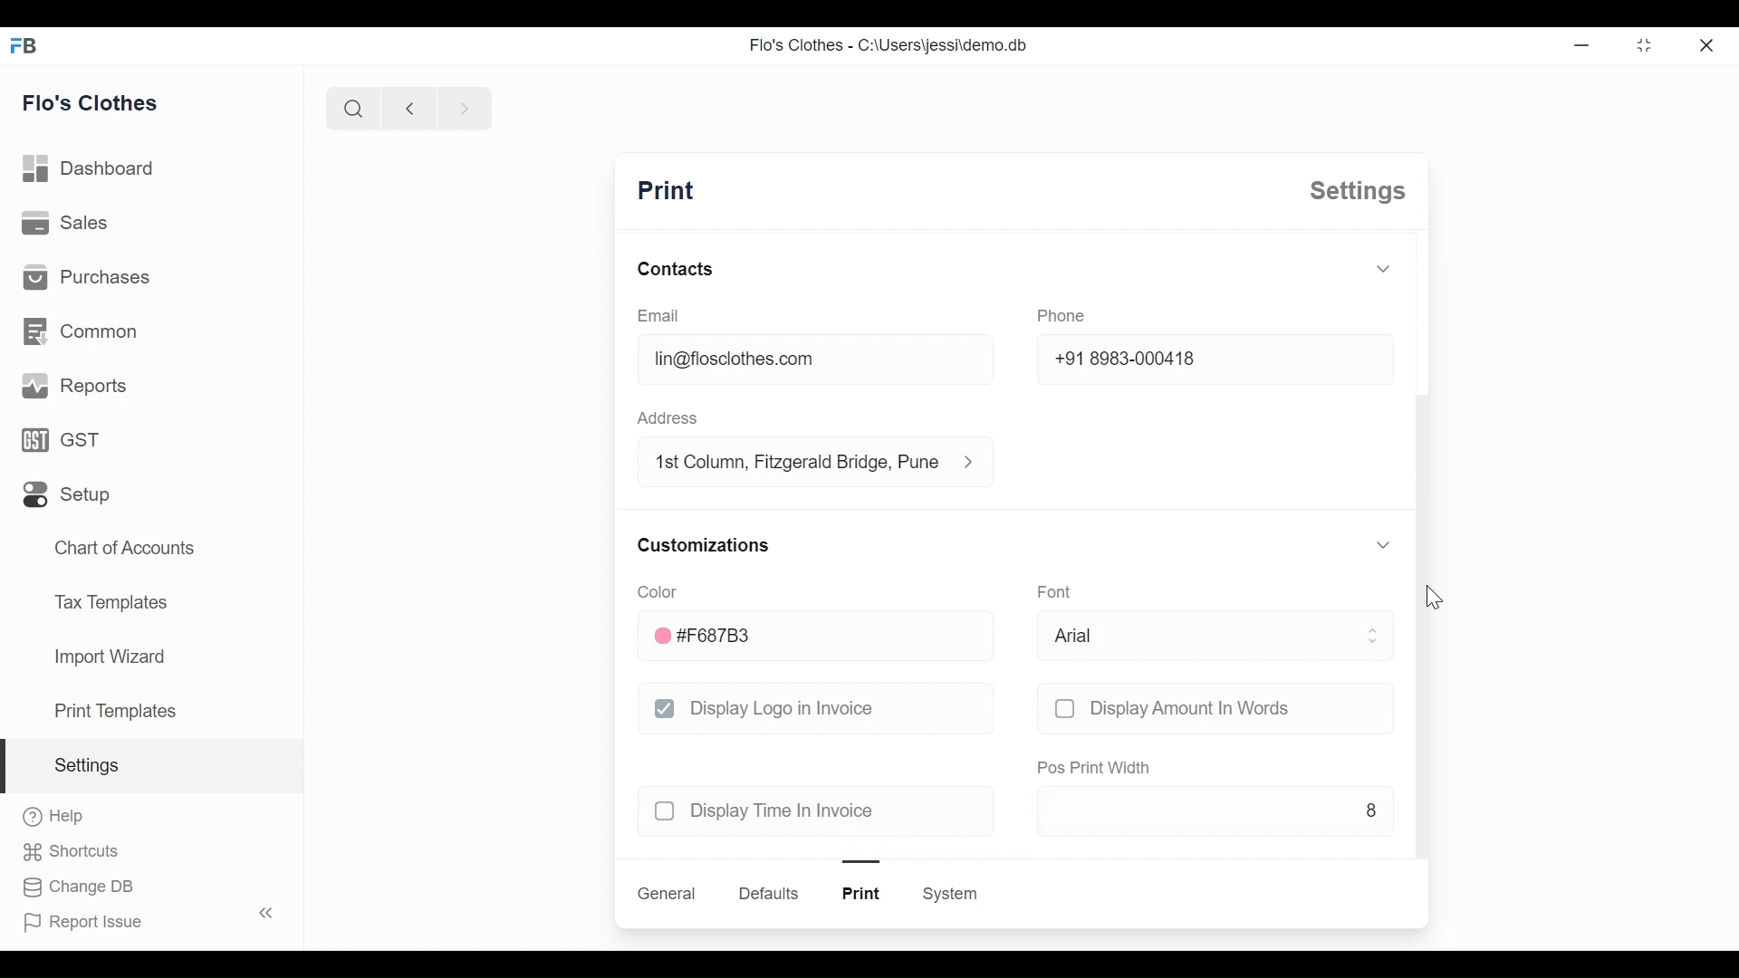 This screenshot has width=1739, height=978. I want to click on scroll bar, so click(1423, 626).